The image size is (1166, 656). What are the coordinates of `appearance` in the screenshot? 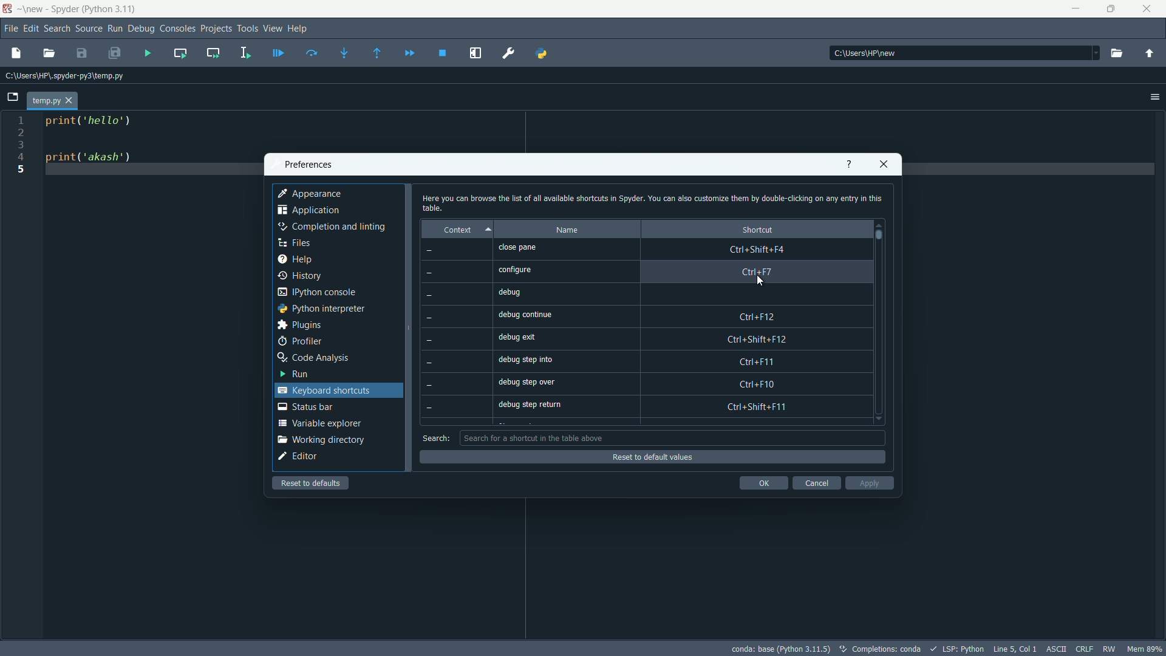 It's located at (310, 194).